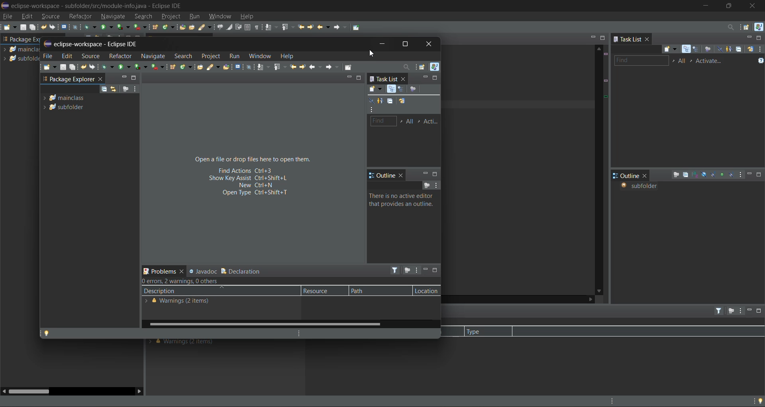 The image size is (765, 407). What do you see at coordinates (360, 29) in the screenshot?
I see `pin editor` at bounding box center [360, 29].